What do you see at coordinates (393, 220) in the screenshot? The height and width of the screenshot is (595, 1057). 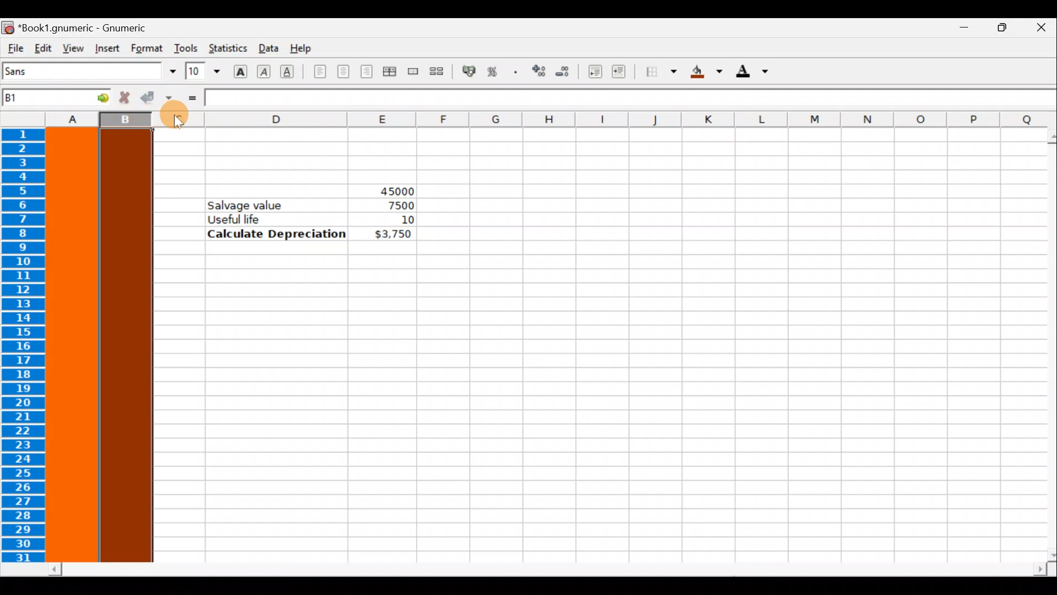 I see `10` at bounding box center [393, 220].